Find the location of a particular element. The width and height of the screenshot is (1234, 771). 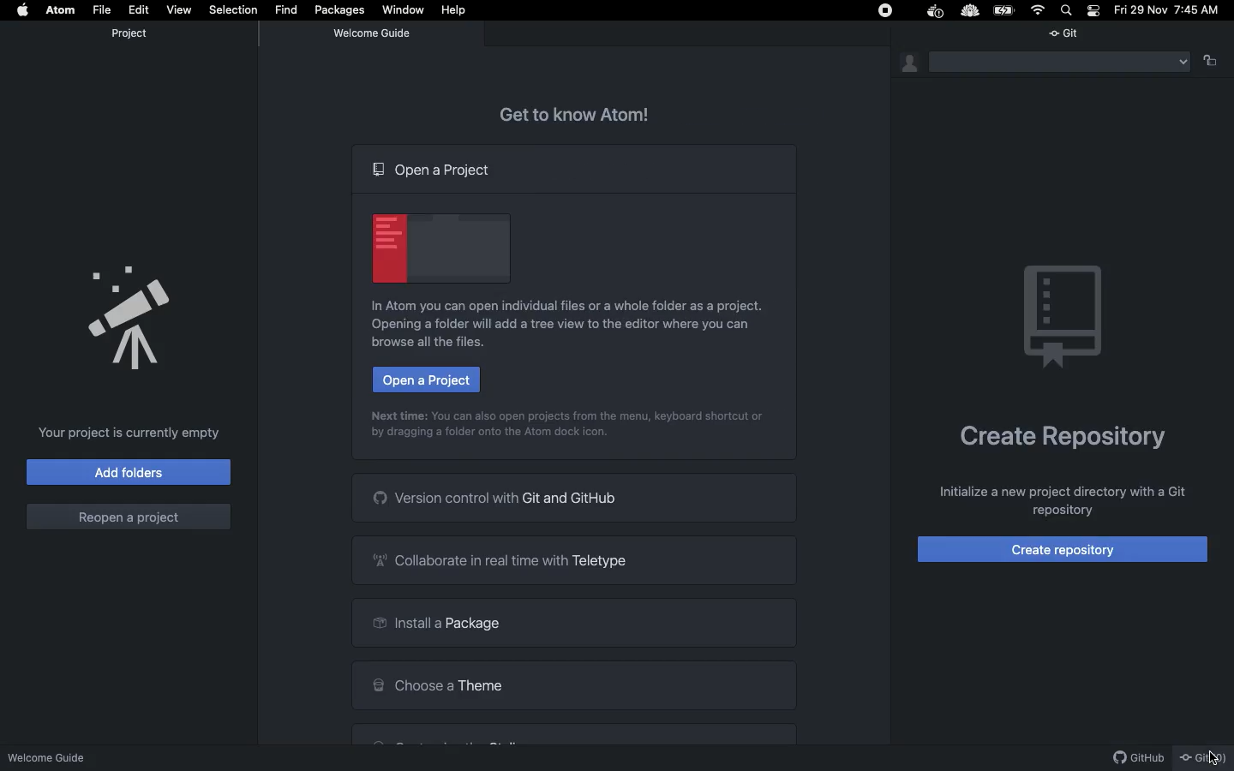

Edit is located at coordinates (138, 9).